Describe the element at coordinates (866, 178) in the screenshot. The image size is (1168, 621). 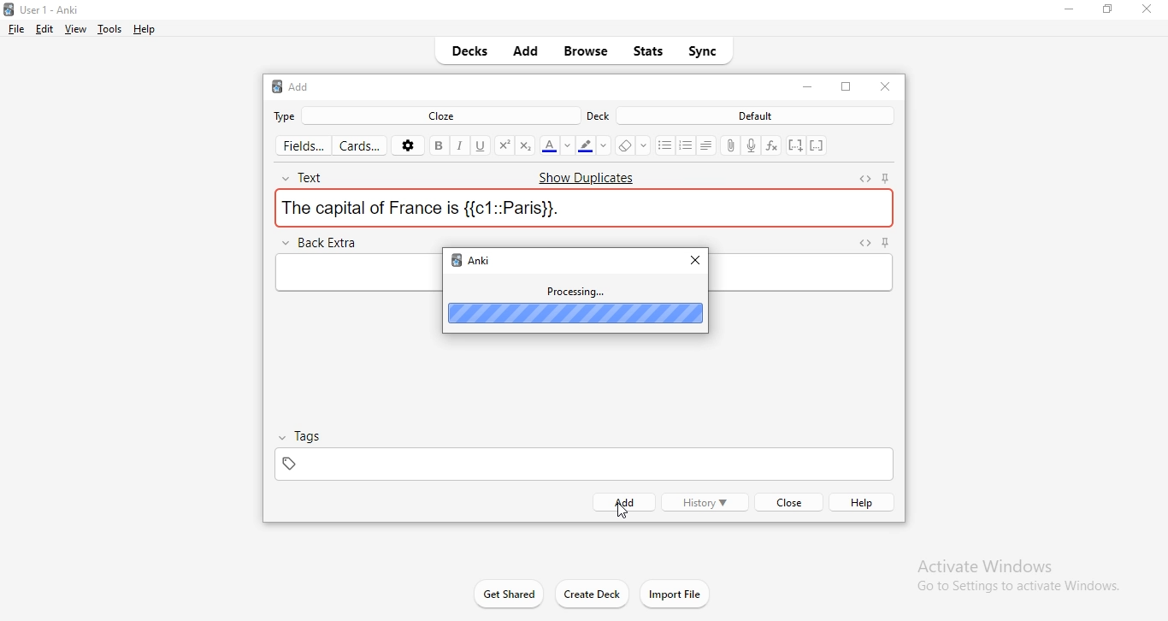
I see `<>expand` at that location.